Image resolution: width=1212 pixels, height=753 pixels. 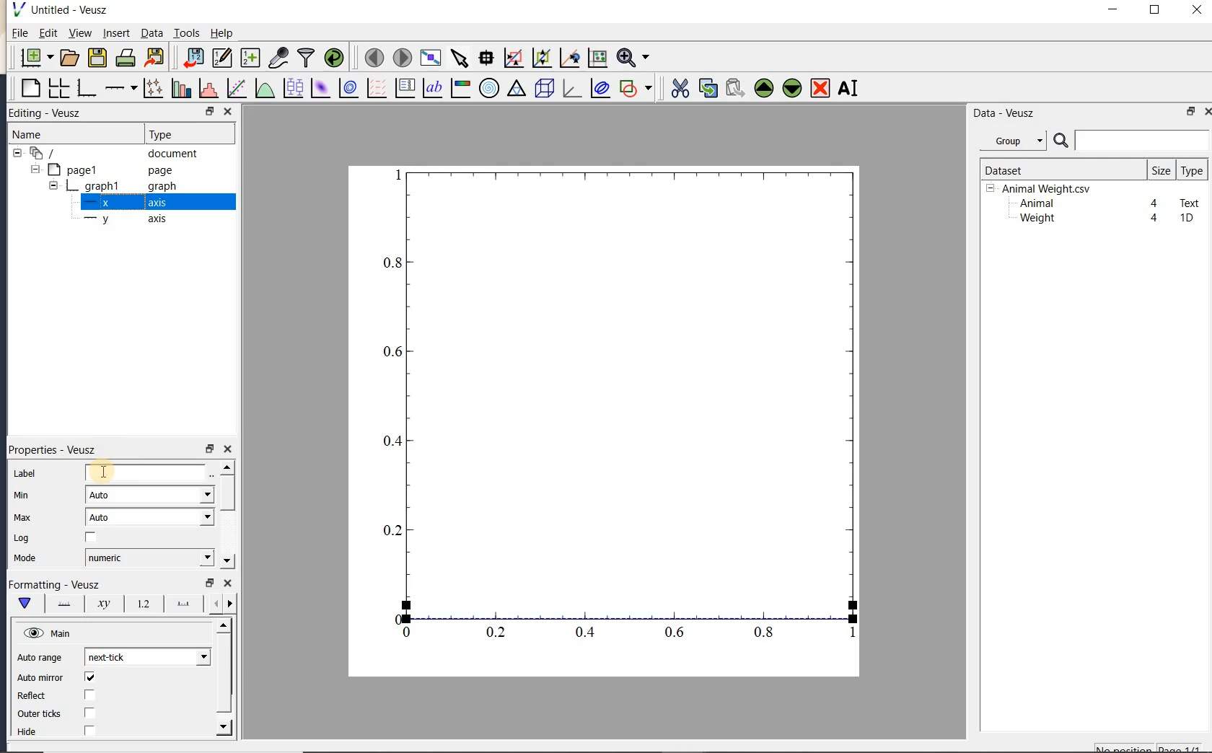 What do you see at coordinates (1155, 10) in the screenshot?
I see `maximize` at bounding box center [1155, 10].